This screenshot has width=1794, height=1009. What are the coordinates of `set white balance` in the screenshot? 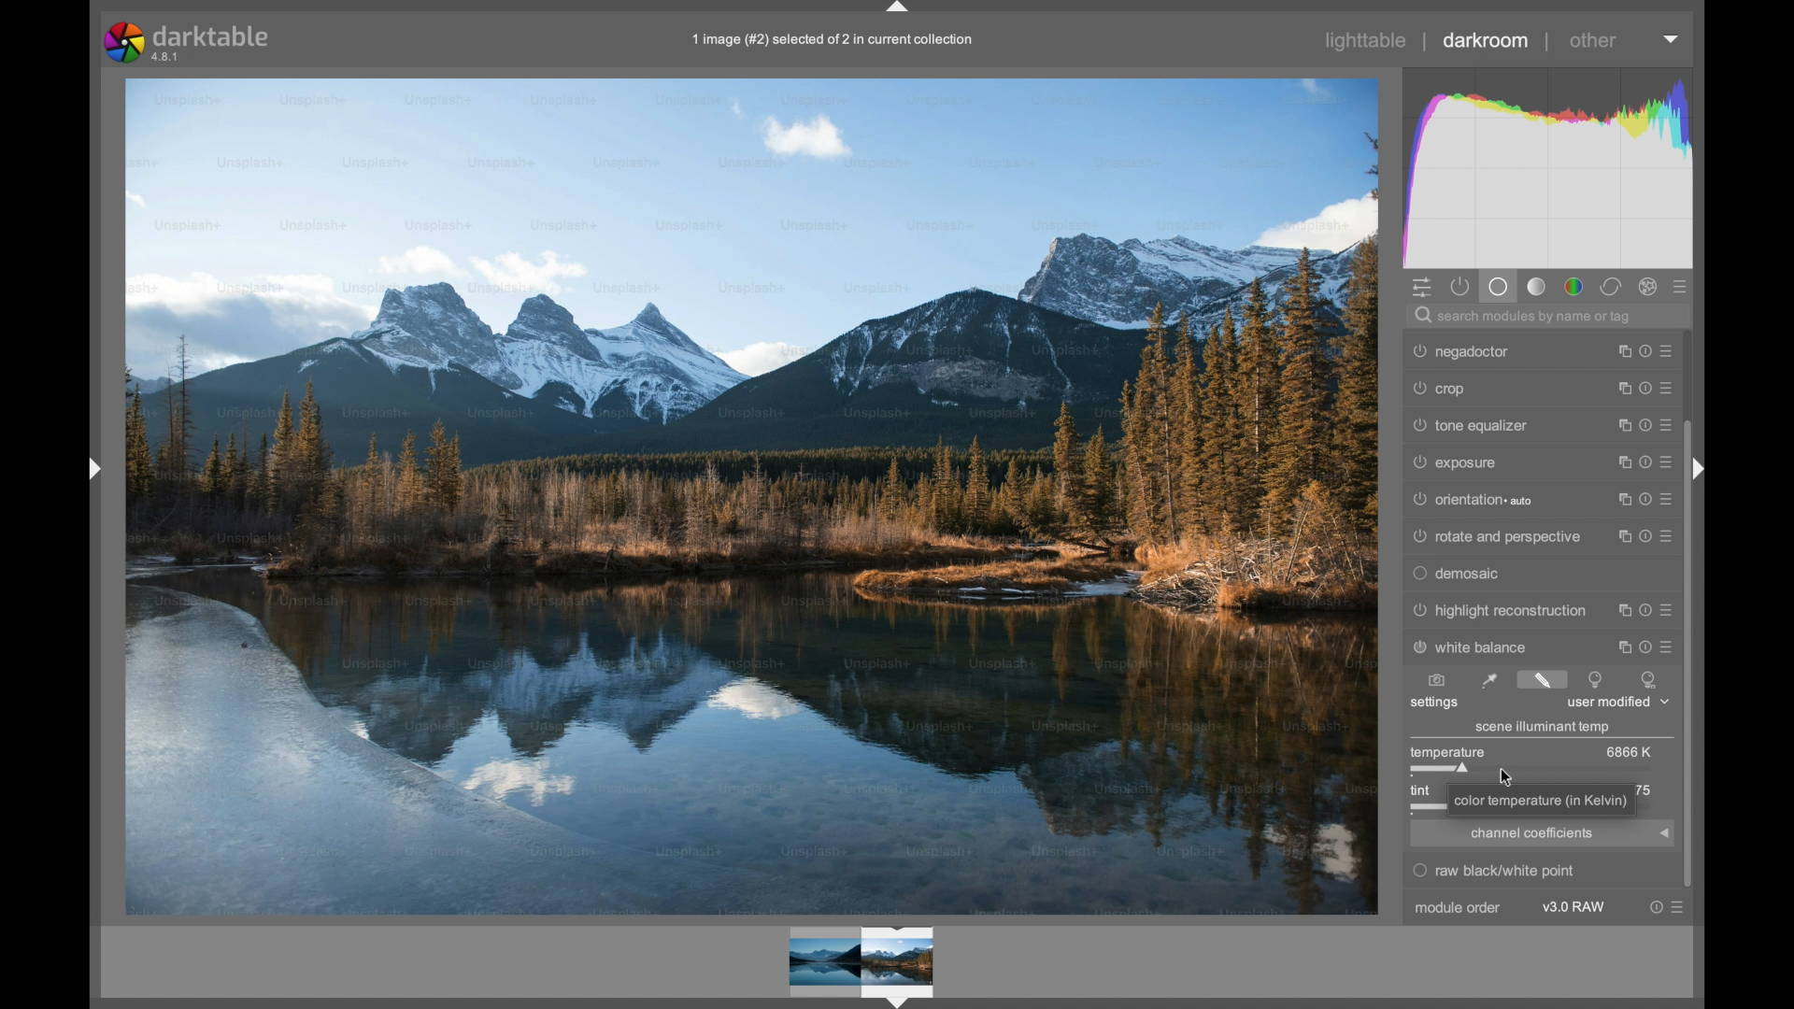 It's located at (1436, 679).